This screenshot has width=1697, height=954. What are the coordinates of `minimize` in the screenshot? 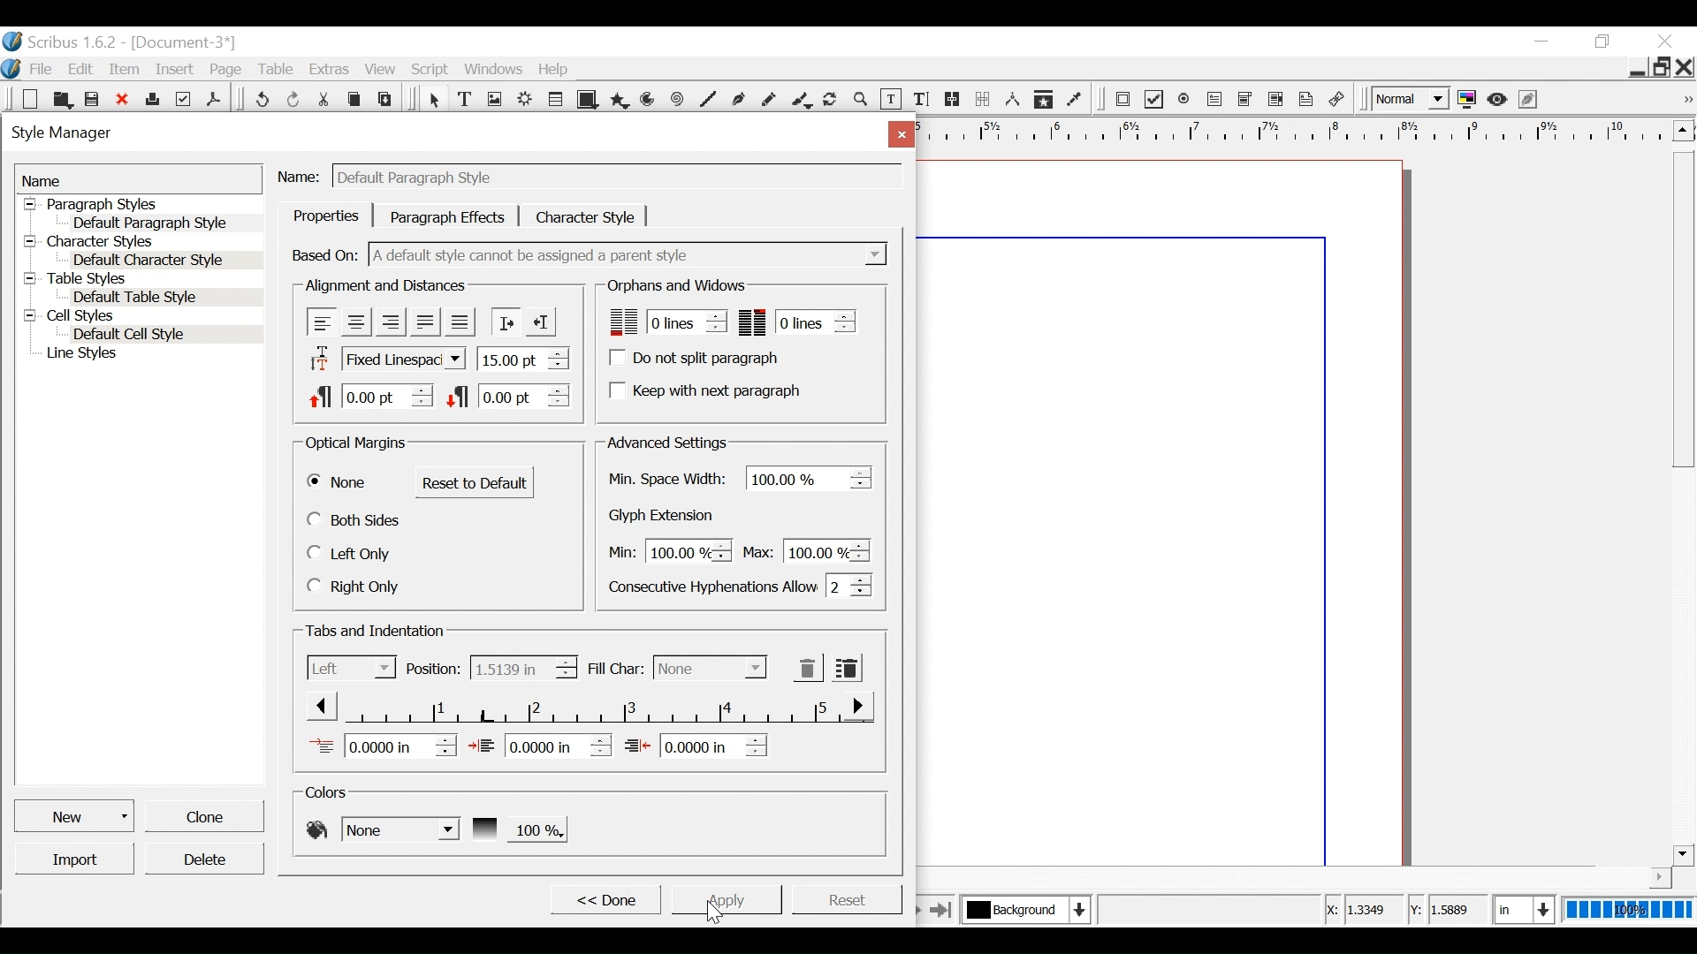 It's located at (1541, 41).